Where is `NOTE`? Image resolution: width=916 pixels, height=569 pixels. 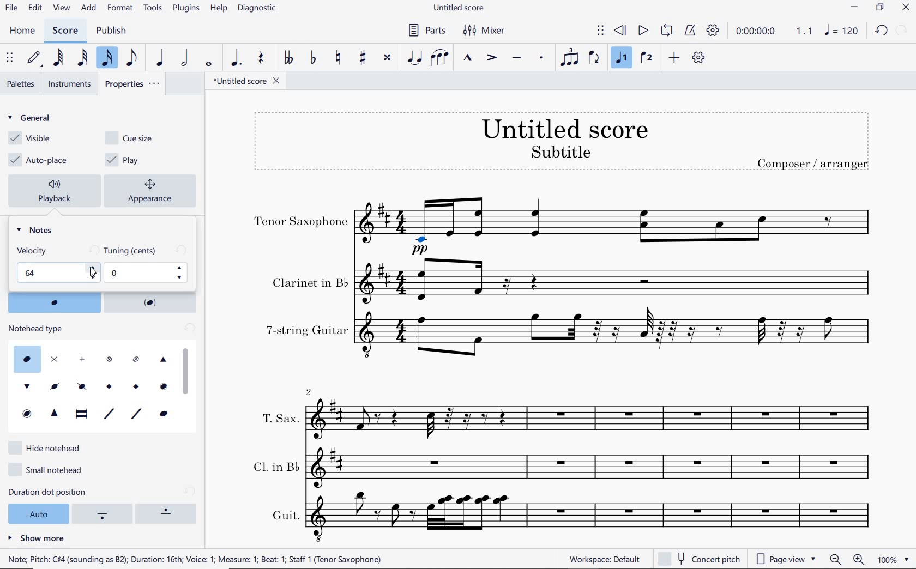 NOTE is located at coordinates (842, 32).